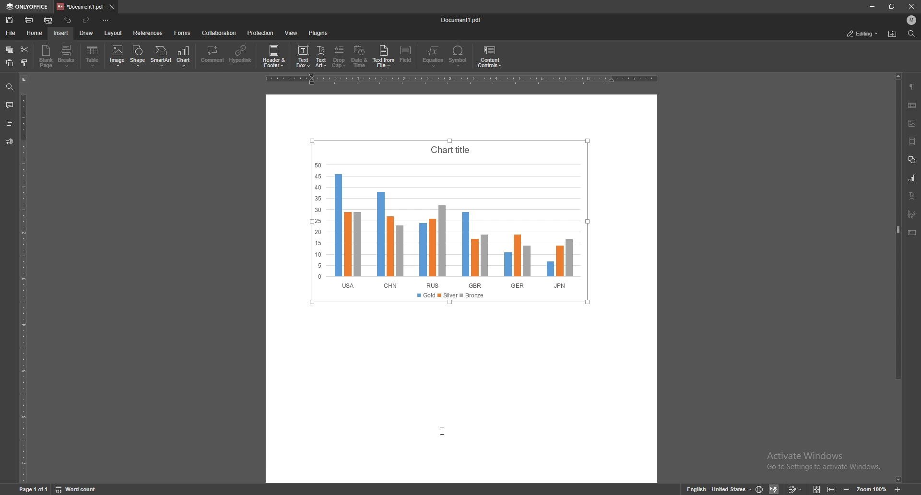 The image size is (921, 495). What do you see at coordinates (912, 20) in the screenshot?
I see `profile` at bounding box center [912, 20].